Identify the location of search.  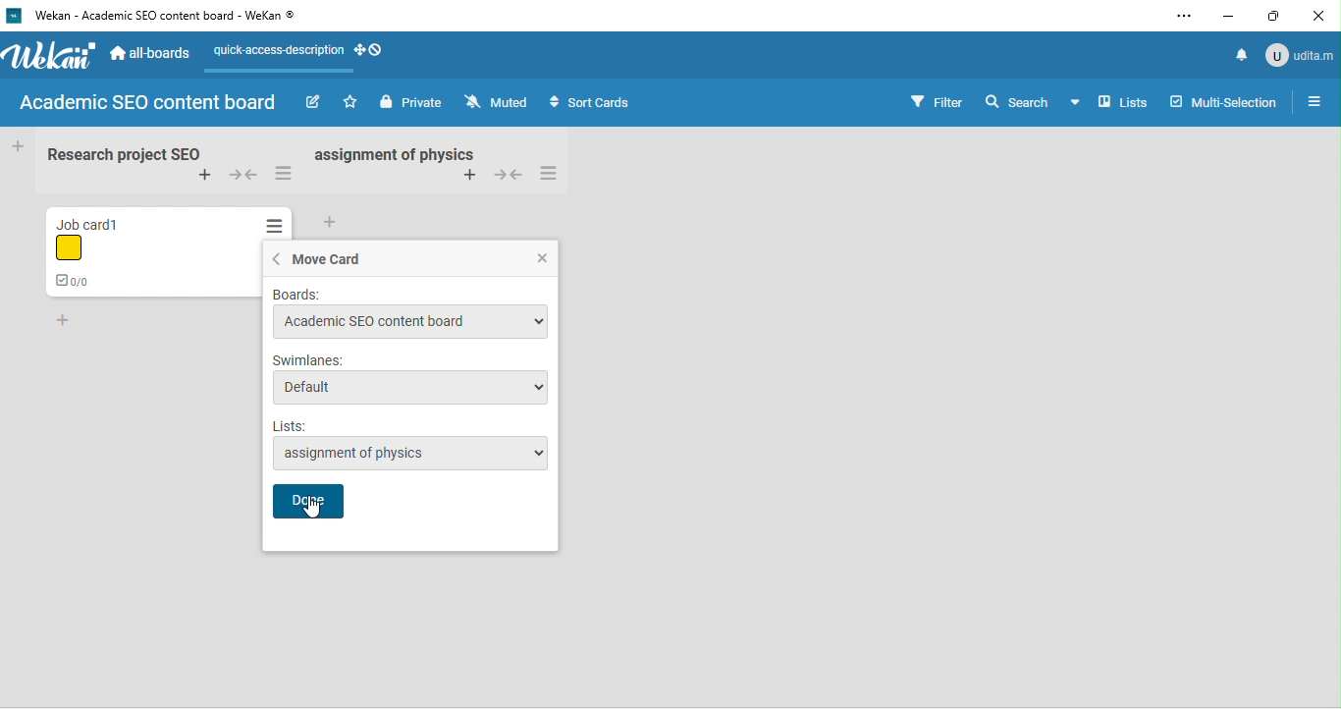
(1014, 101).